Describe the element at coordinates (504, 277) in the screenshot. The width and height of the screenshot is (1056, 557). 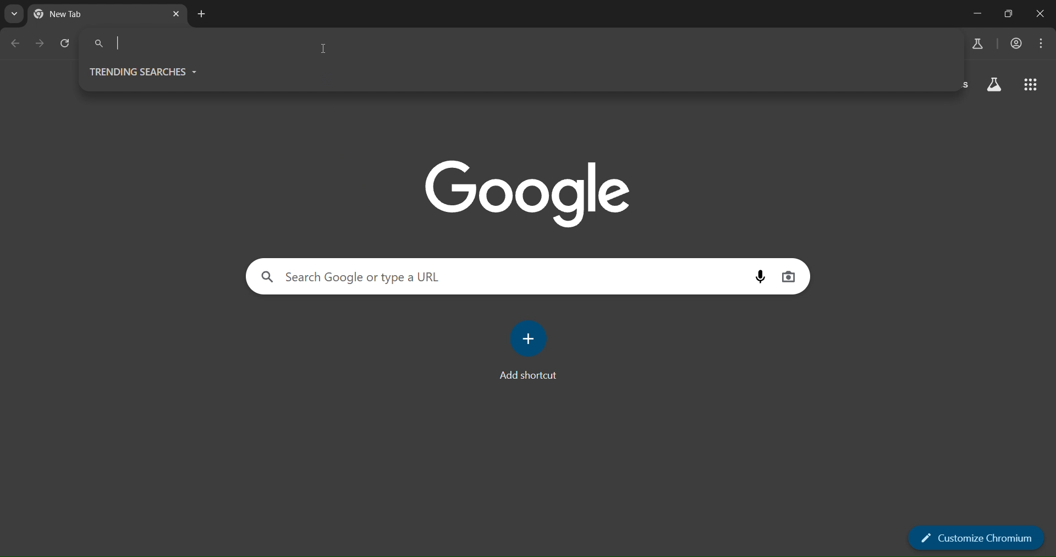
I see `search Google or type a URL` at that location.